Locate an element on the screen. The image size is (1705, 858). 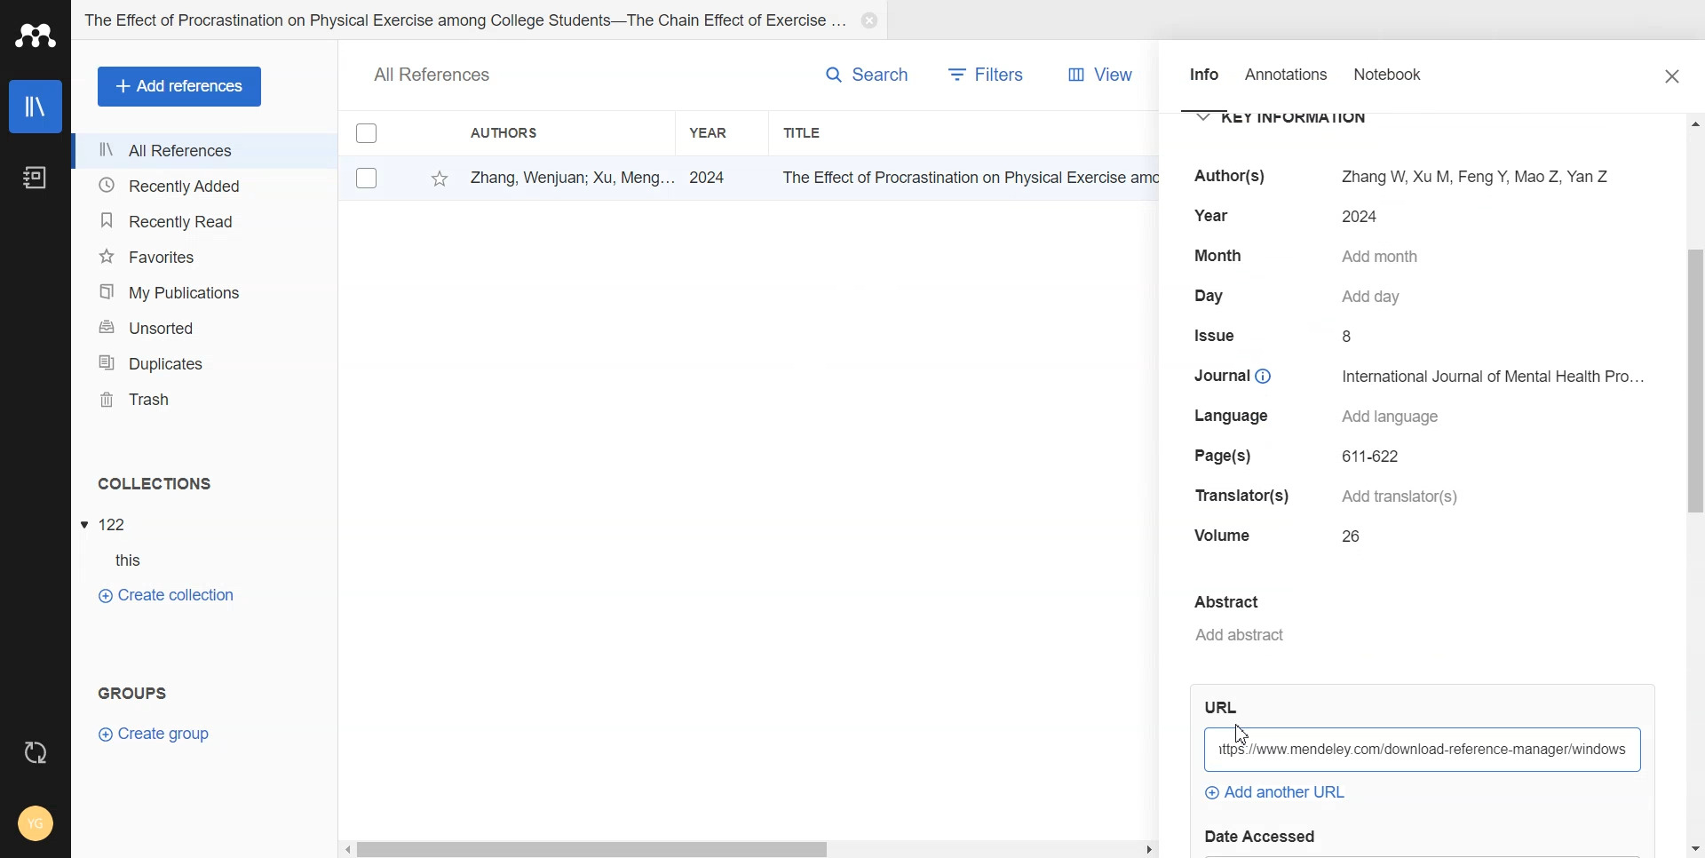
Year 2024 is located at coordinates (1282, 218).